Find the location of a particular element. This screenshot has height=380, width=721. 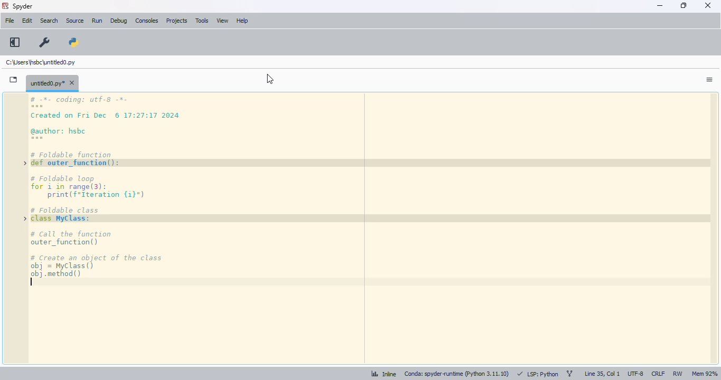

close is located at coordinates (708, 5).